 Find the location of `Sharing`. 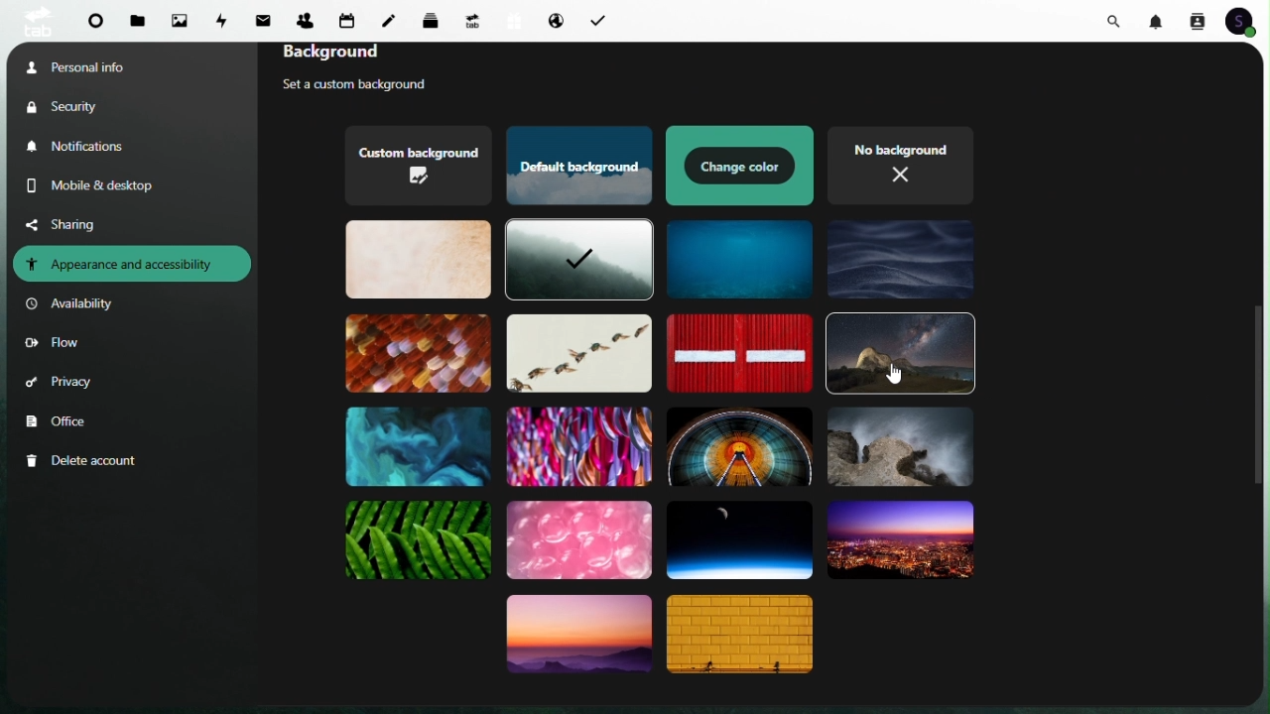

Sharing is located at coordinates (76, 223).